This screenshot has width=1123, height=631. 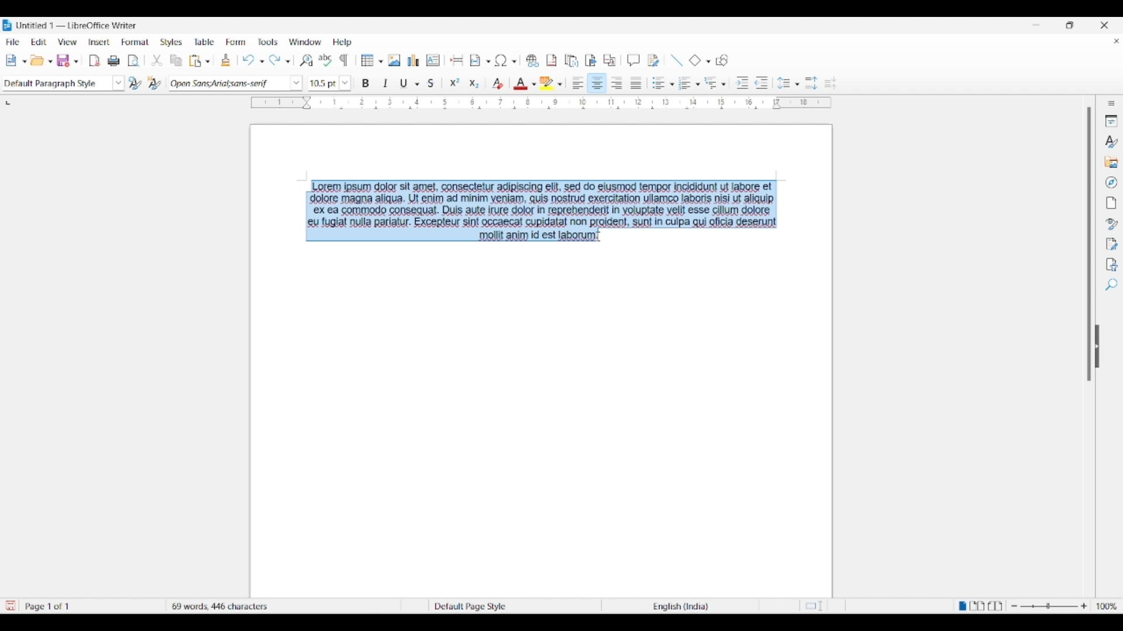 I want to click on Gallery, so click(x=1111, y=162).